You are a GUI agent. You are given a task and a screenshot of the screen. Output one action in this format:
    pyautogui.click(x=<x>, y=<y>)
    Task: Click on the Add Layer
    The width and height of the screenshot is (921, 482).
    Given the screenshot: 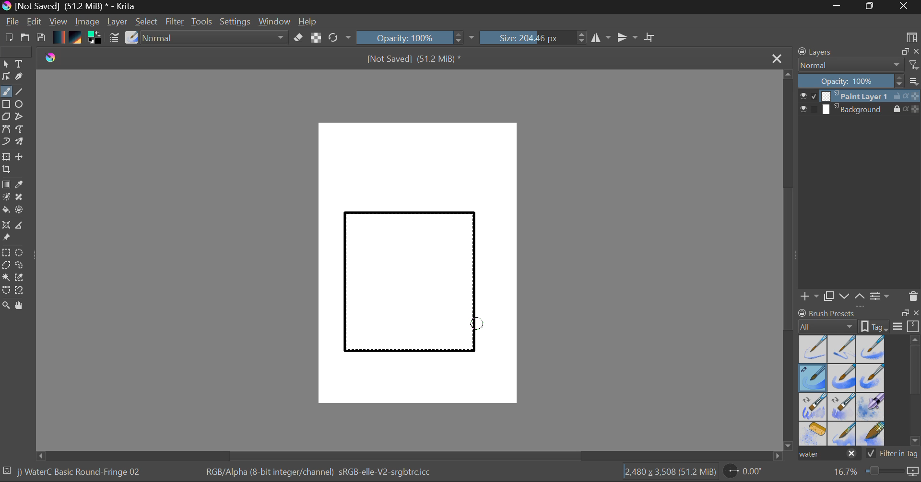 What is the action you would take?
    pyautogui.click(x=809, y=296)
    